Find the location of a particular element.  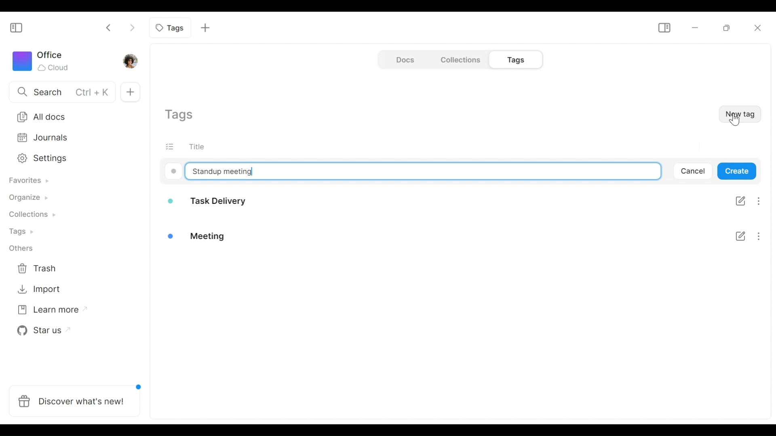

Document is located at coordinates (404, 60).